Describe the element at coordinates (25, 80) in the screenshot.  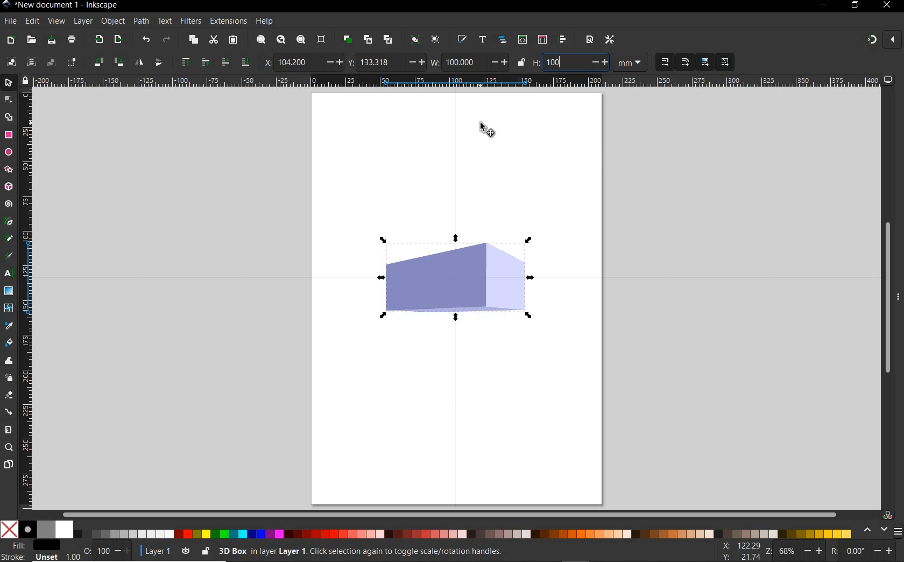
I see `lock` at that location.